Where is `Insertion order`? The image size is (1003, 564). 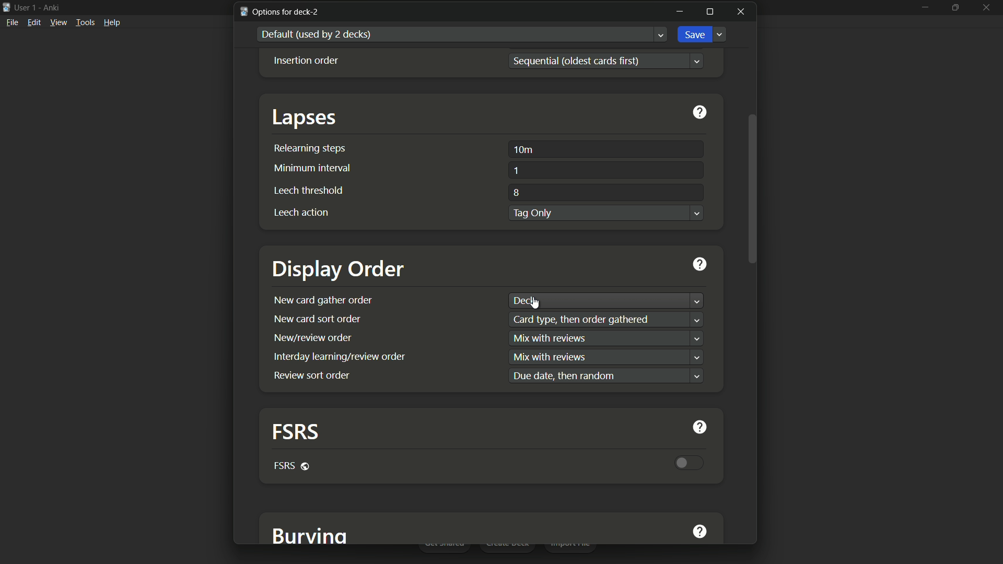 Insertion order is located at coordinates (306, 61).